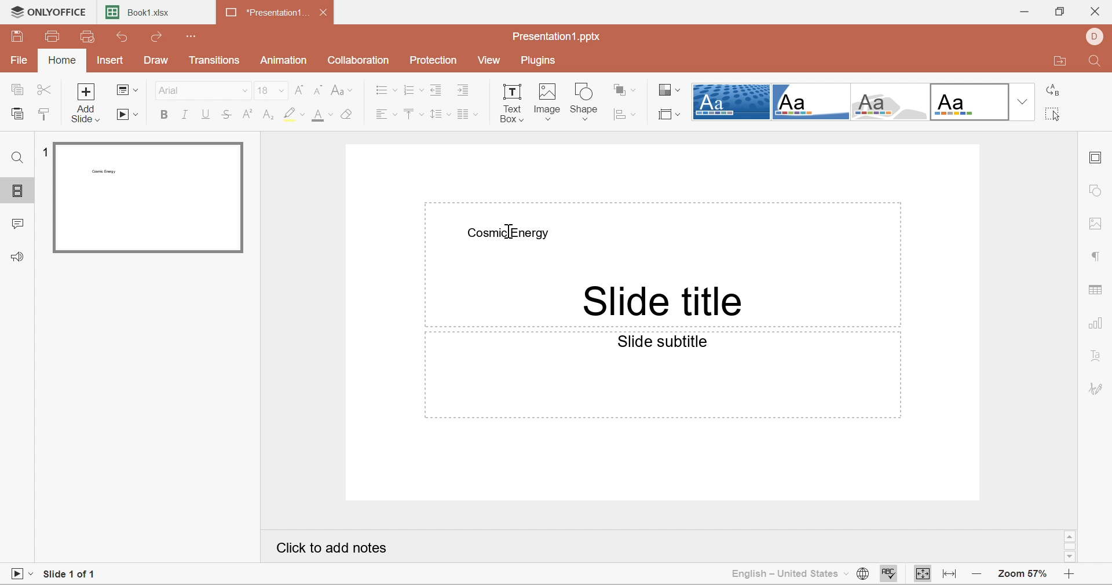 Image resolution: width=1112 pixels, height=585 pixels. I want to click on Font color, so click(324, 115).